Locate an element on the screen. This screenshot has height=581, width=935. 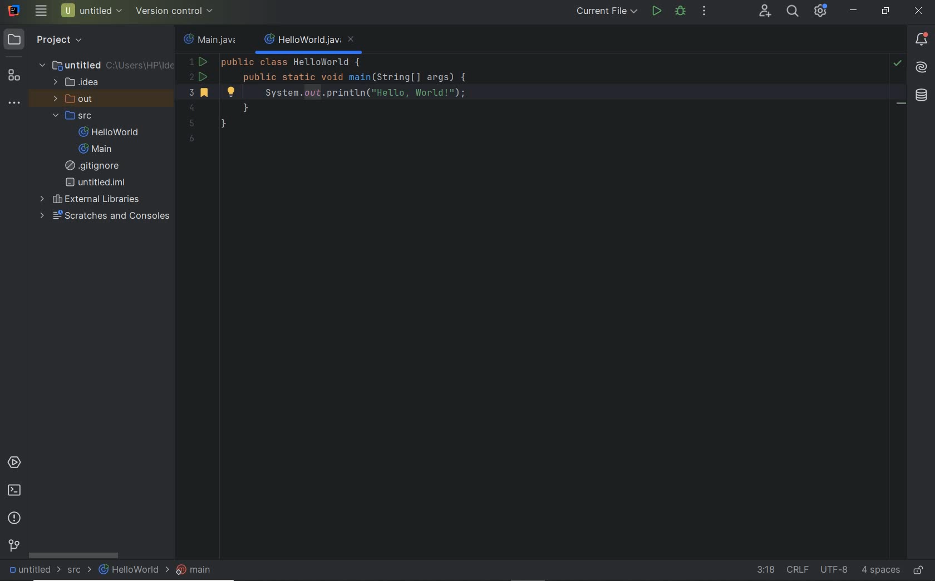
AI Assistant is located at coordinates (921, 66).